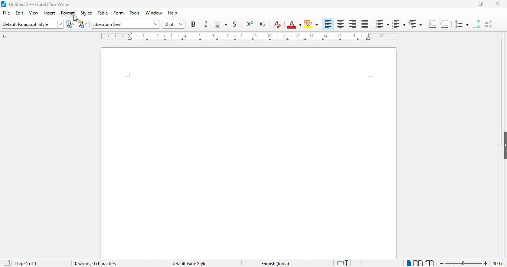 The image size is (507, 267). I want to click on standard selection, so click(342, 263).